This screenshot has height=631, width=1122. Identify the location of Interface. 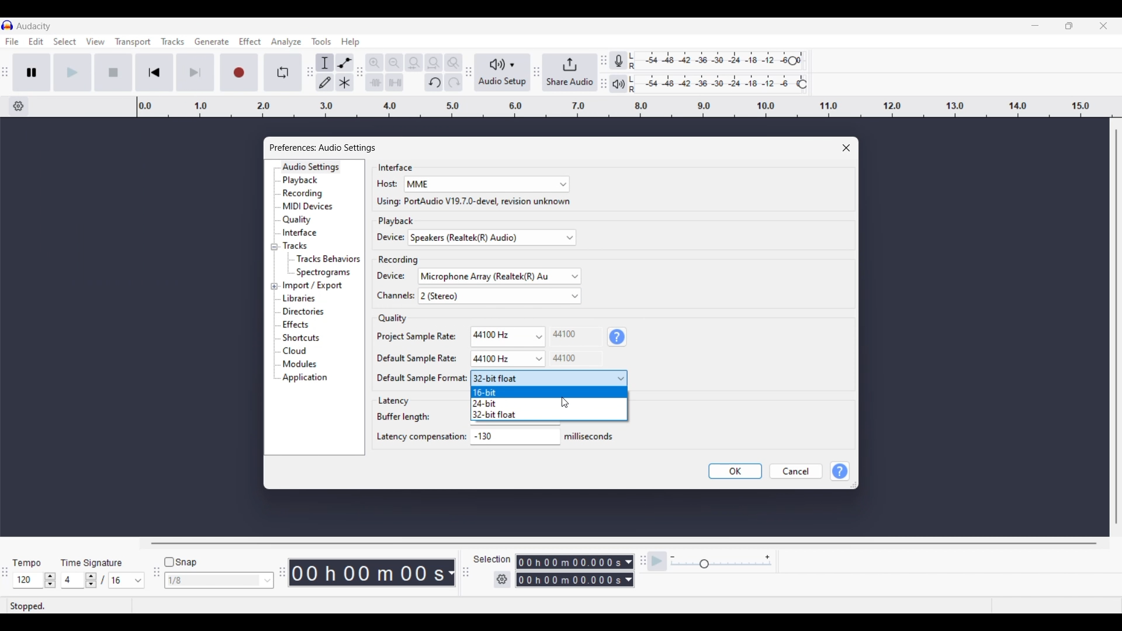
(391, 167).